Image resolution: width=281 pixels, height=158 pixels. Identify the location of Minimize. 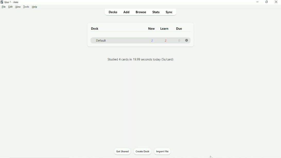
(258, 2).